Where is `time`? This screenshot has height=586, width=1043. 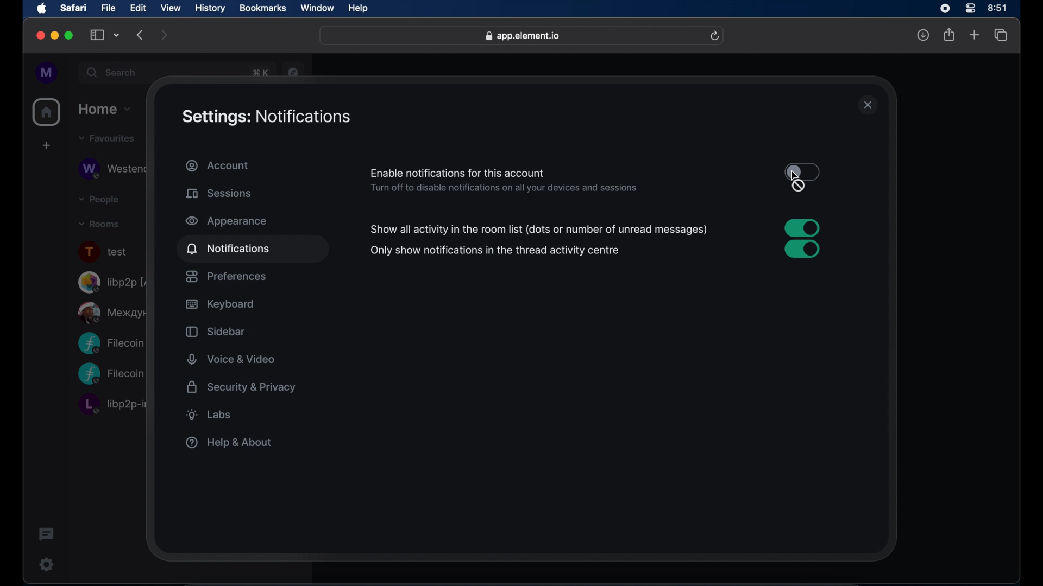
time is located at coordinates (998, 8).